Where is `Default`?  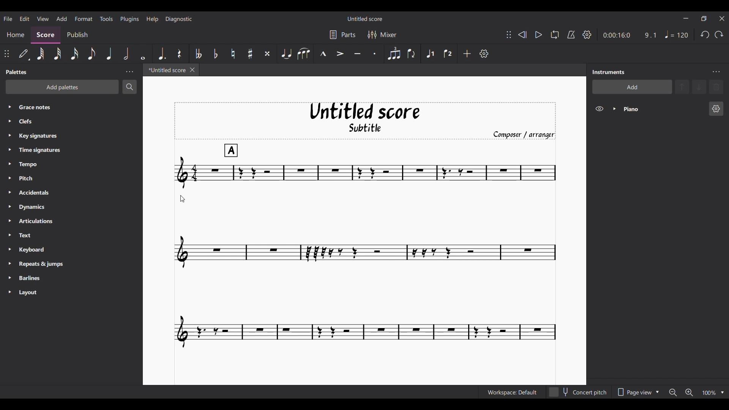
Default is located at coordinates (24, 53).